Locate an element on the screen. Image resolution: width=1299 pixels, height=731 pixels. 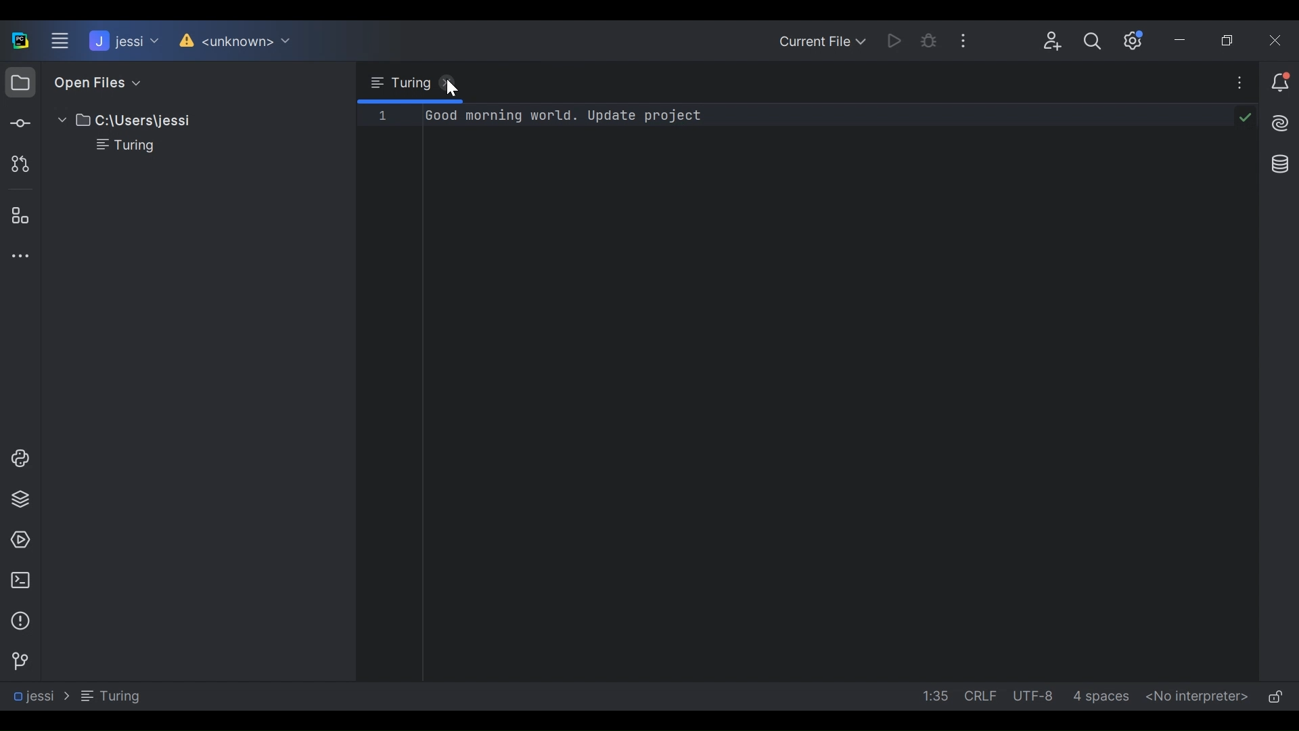
Commit is located at coordinates (19, 121).